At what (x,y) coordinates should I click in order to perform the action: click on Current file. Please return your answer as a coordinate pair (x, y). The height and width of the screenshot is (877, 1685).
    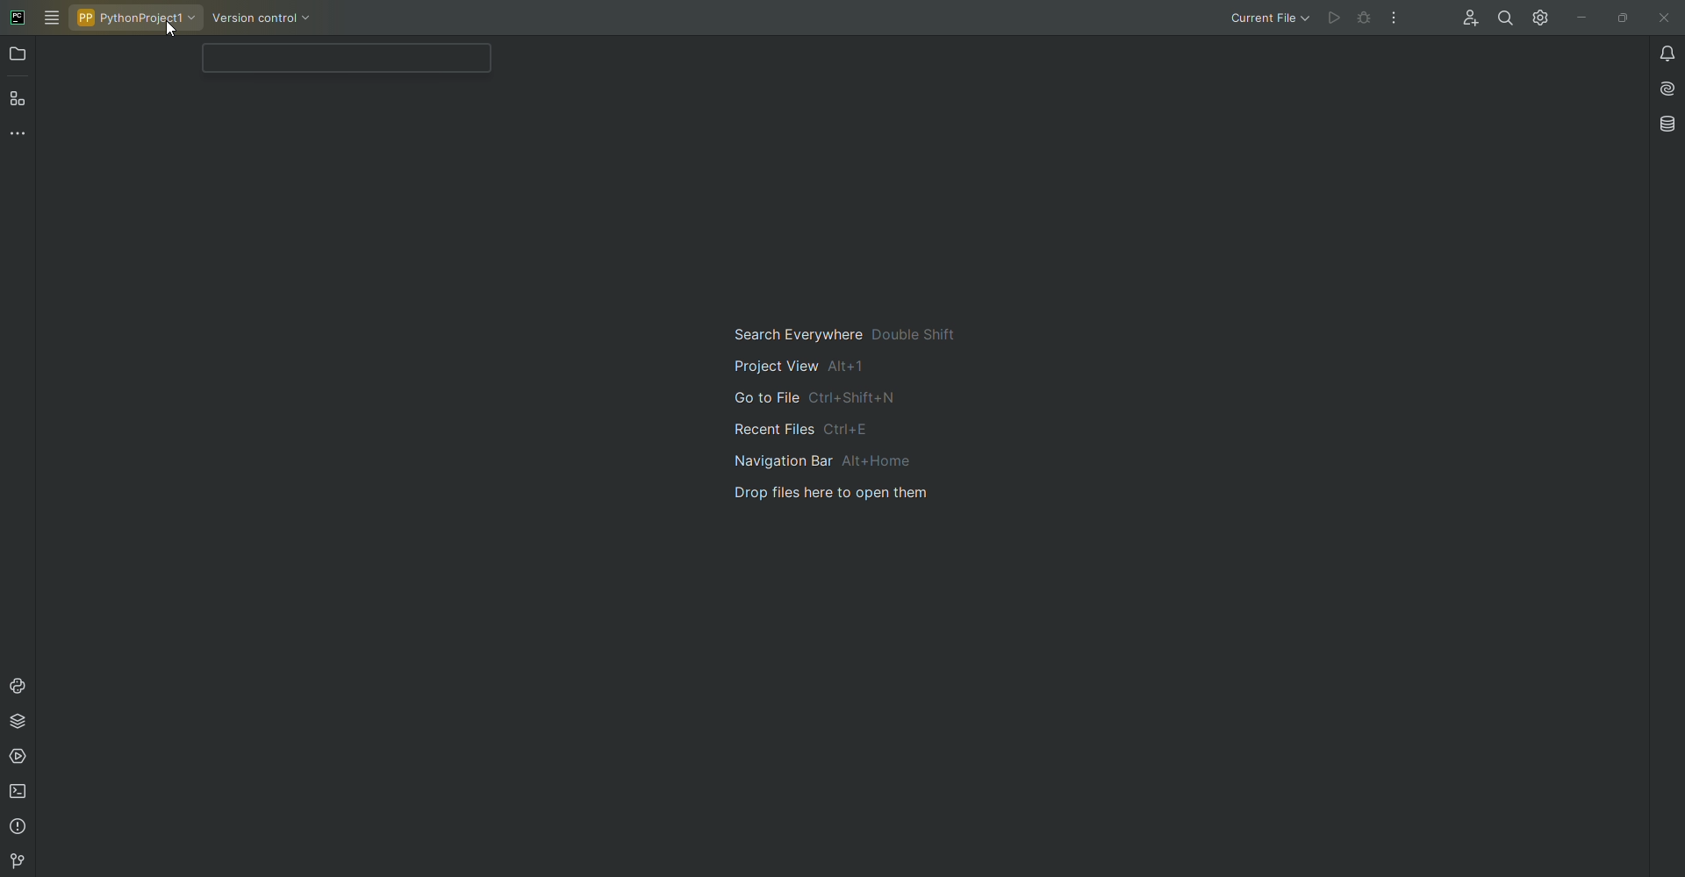
    Looking at the image, I should click on (1268, 19).